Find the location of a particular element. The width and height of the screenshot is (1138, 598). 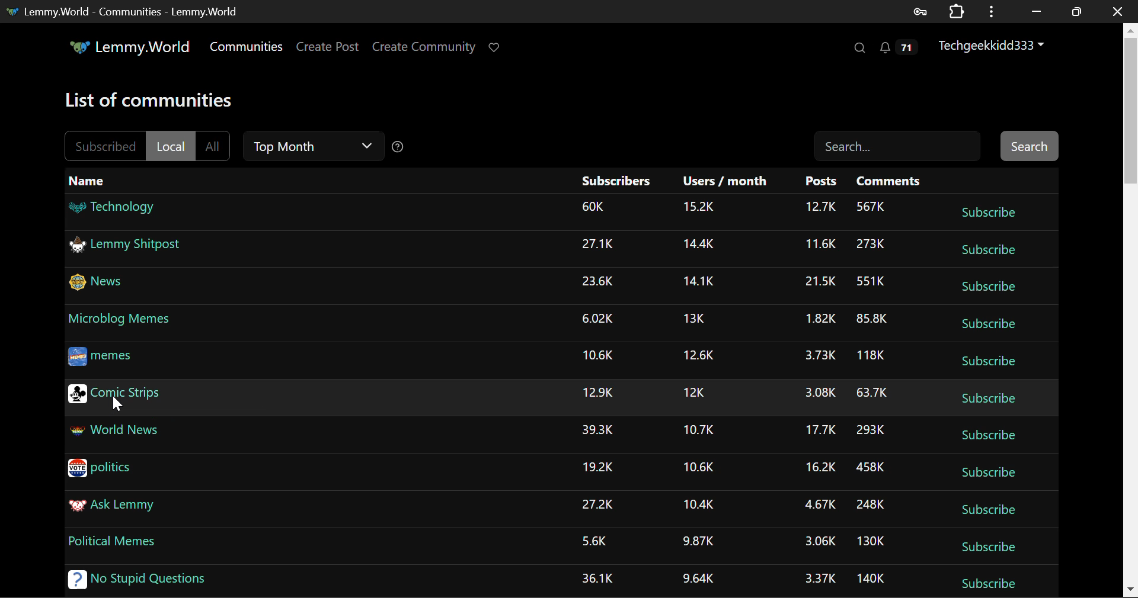

List of communities is located at coordinates (151, 102).